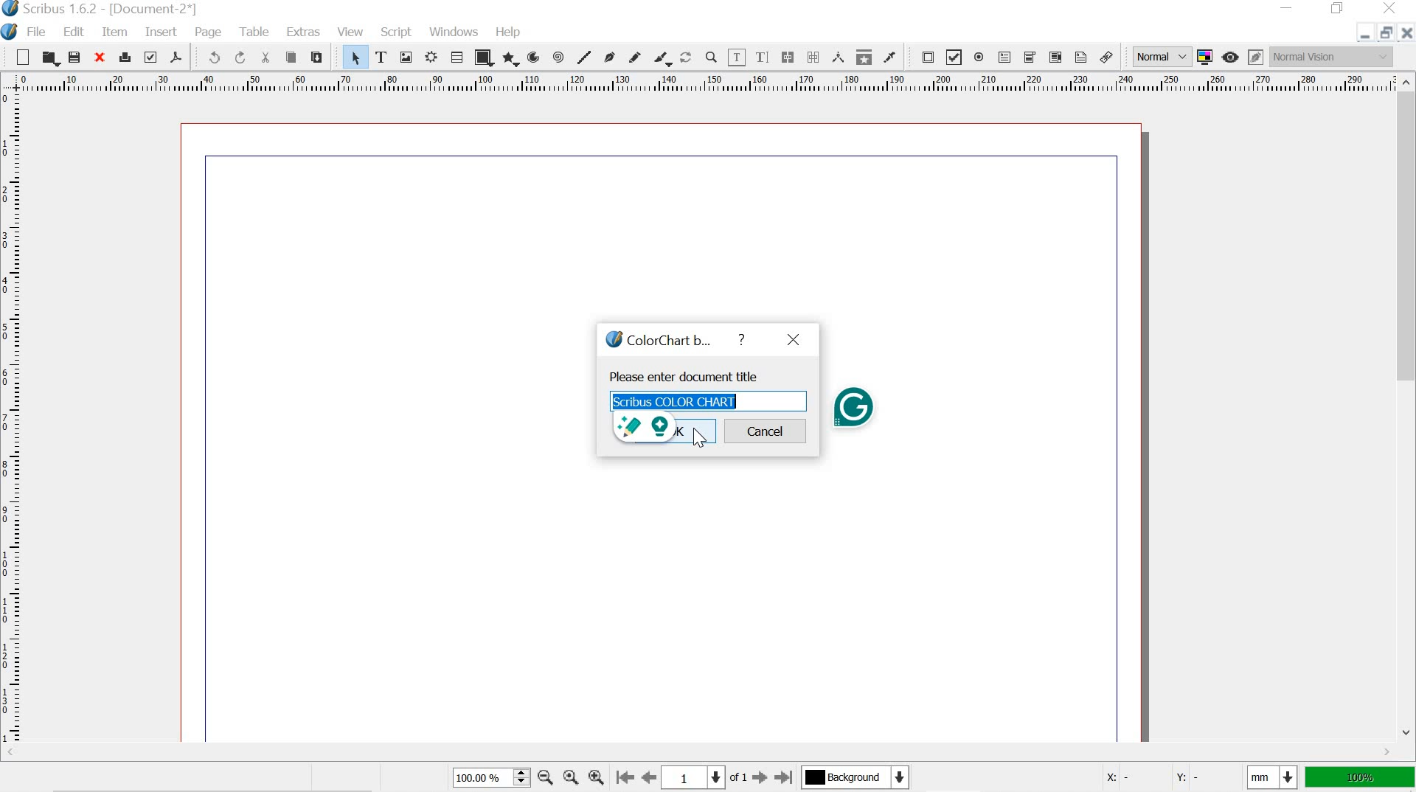  I want to click on cursor, so click(699, 441).